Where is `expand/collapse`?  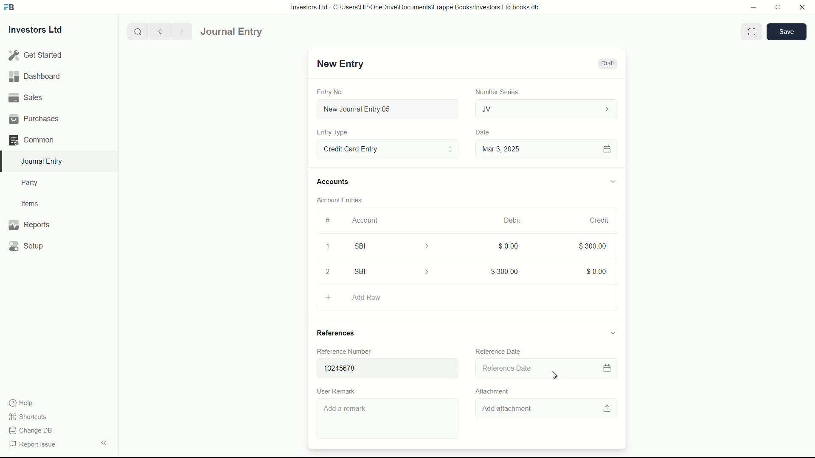 expand/collapse is located at coordinates (612, 180).